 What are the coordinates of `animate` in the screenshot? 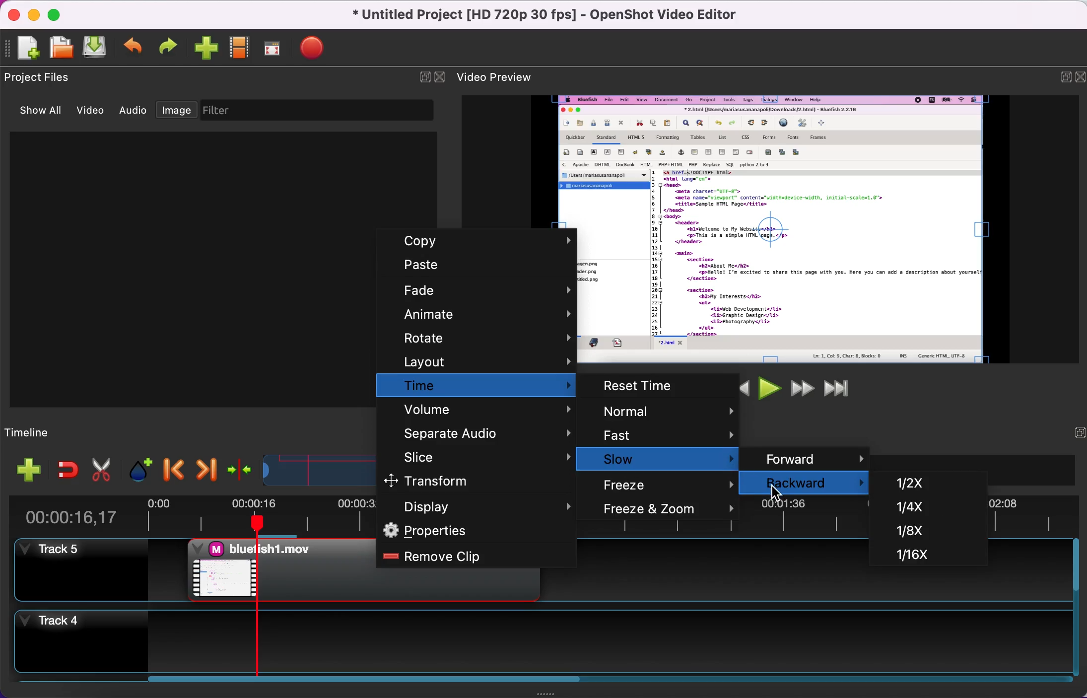 It's located at (474, 314).